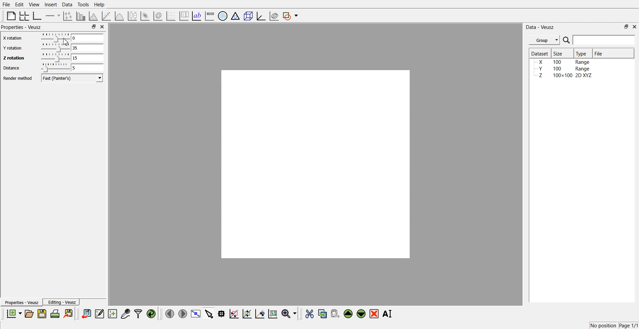 This screenshot has height=329, width=639. What do you see at coordinates (374, 314) in the screenshot?
I see `Remove the selected widget` at bounding box center [374, 314].